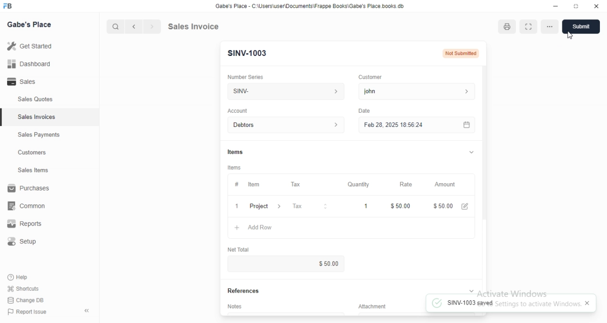  What do you see at coordinates (364, 110) in the screenshot?
I see `Date` at bounding box center [364, 110].